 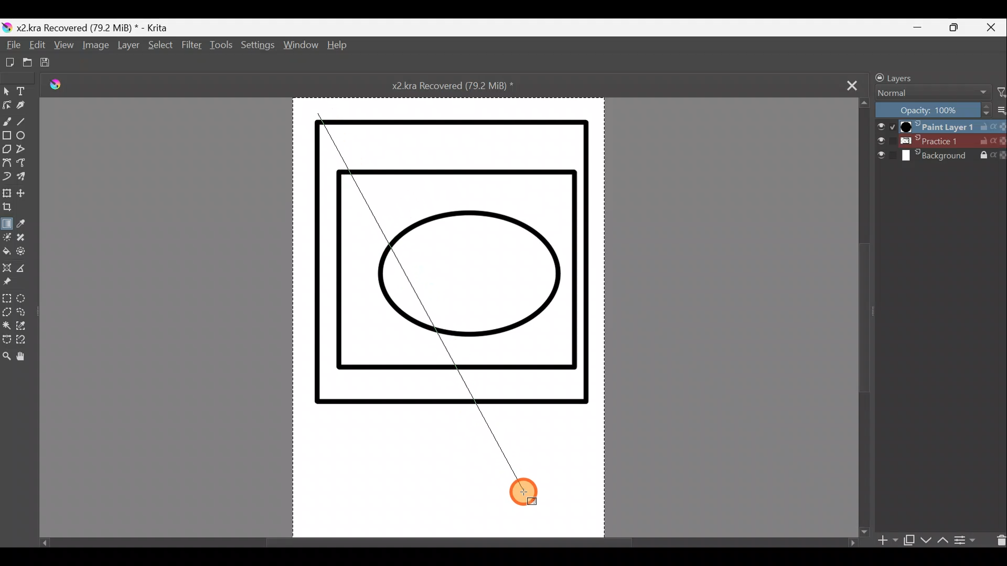 What do you see at coordinates (449, 313) in the screenshot?
I see `Canvas` at bounding box center [449, 313].